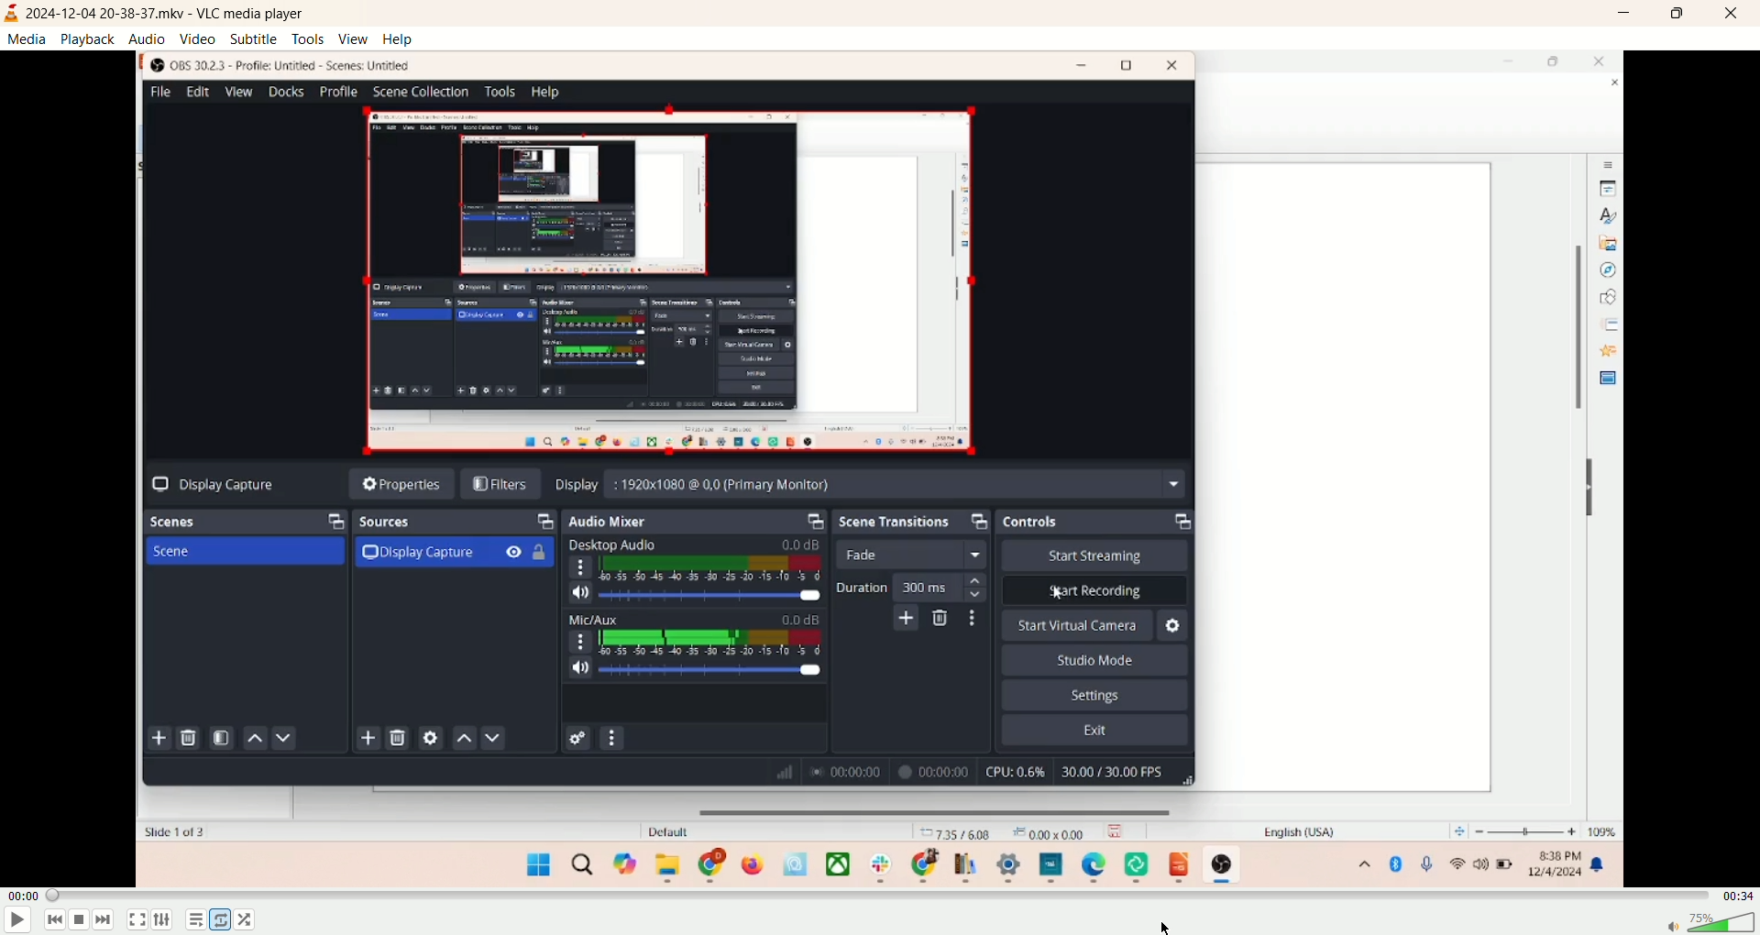 The height and width of the screenshot is (935, 1760). I want to click on video, so click(197, 38).